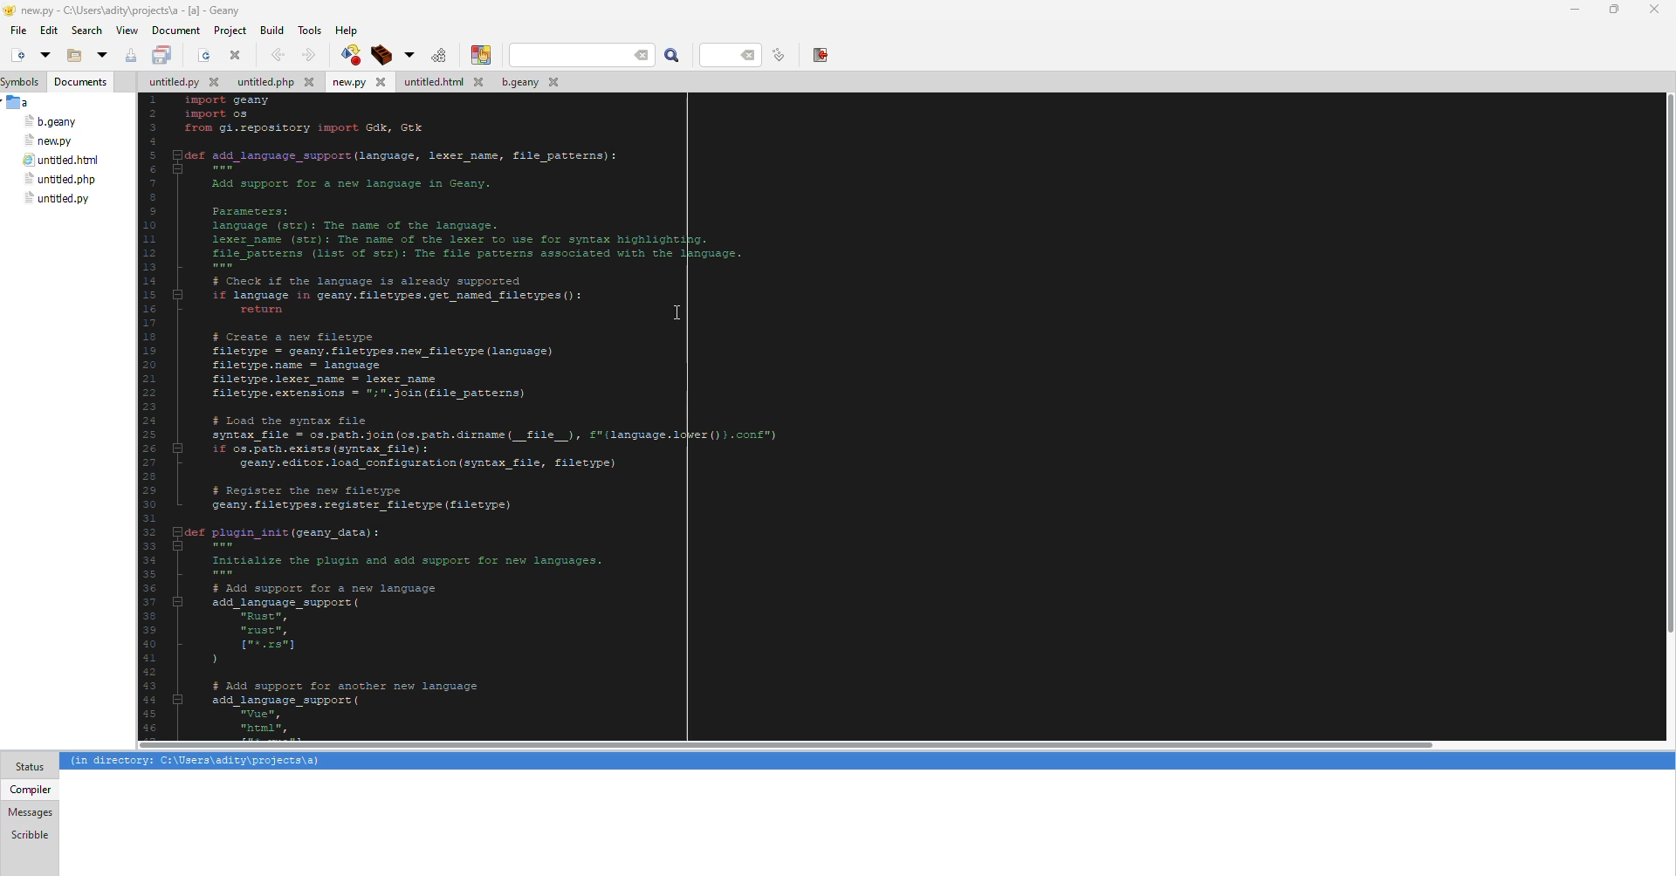  I want to click on file, so click(48, 140).